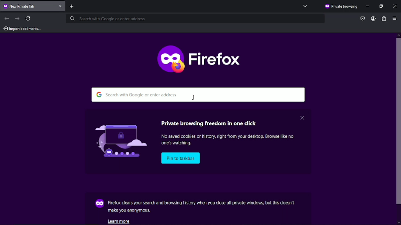 Image resolution: width=401 pixels, height=225 pixels. What do you see at coordinates (99, 204) in the screenshot?
I see `icon` at bounding box center [99, 204].